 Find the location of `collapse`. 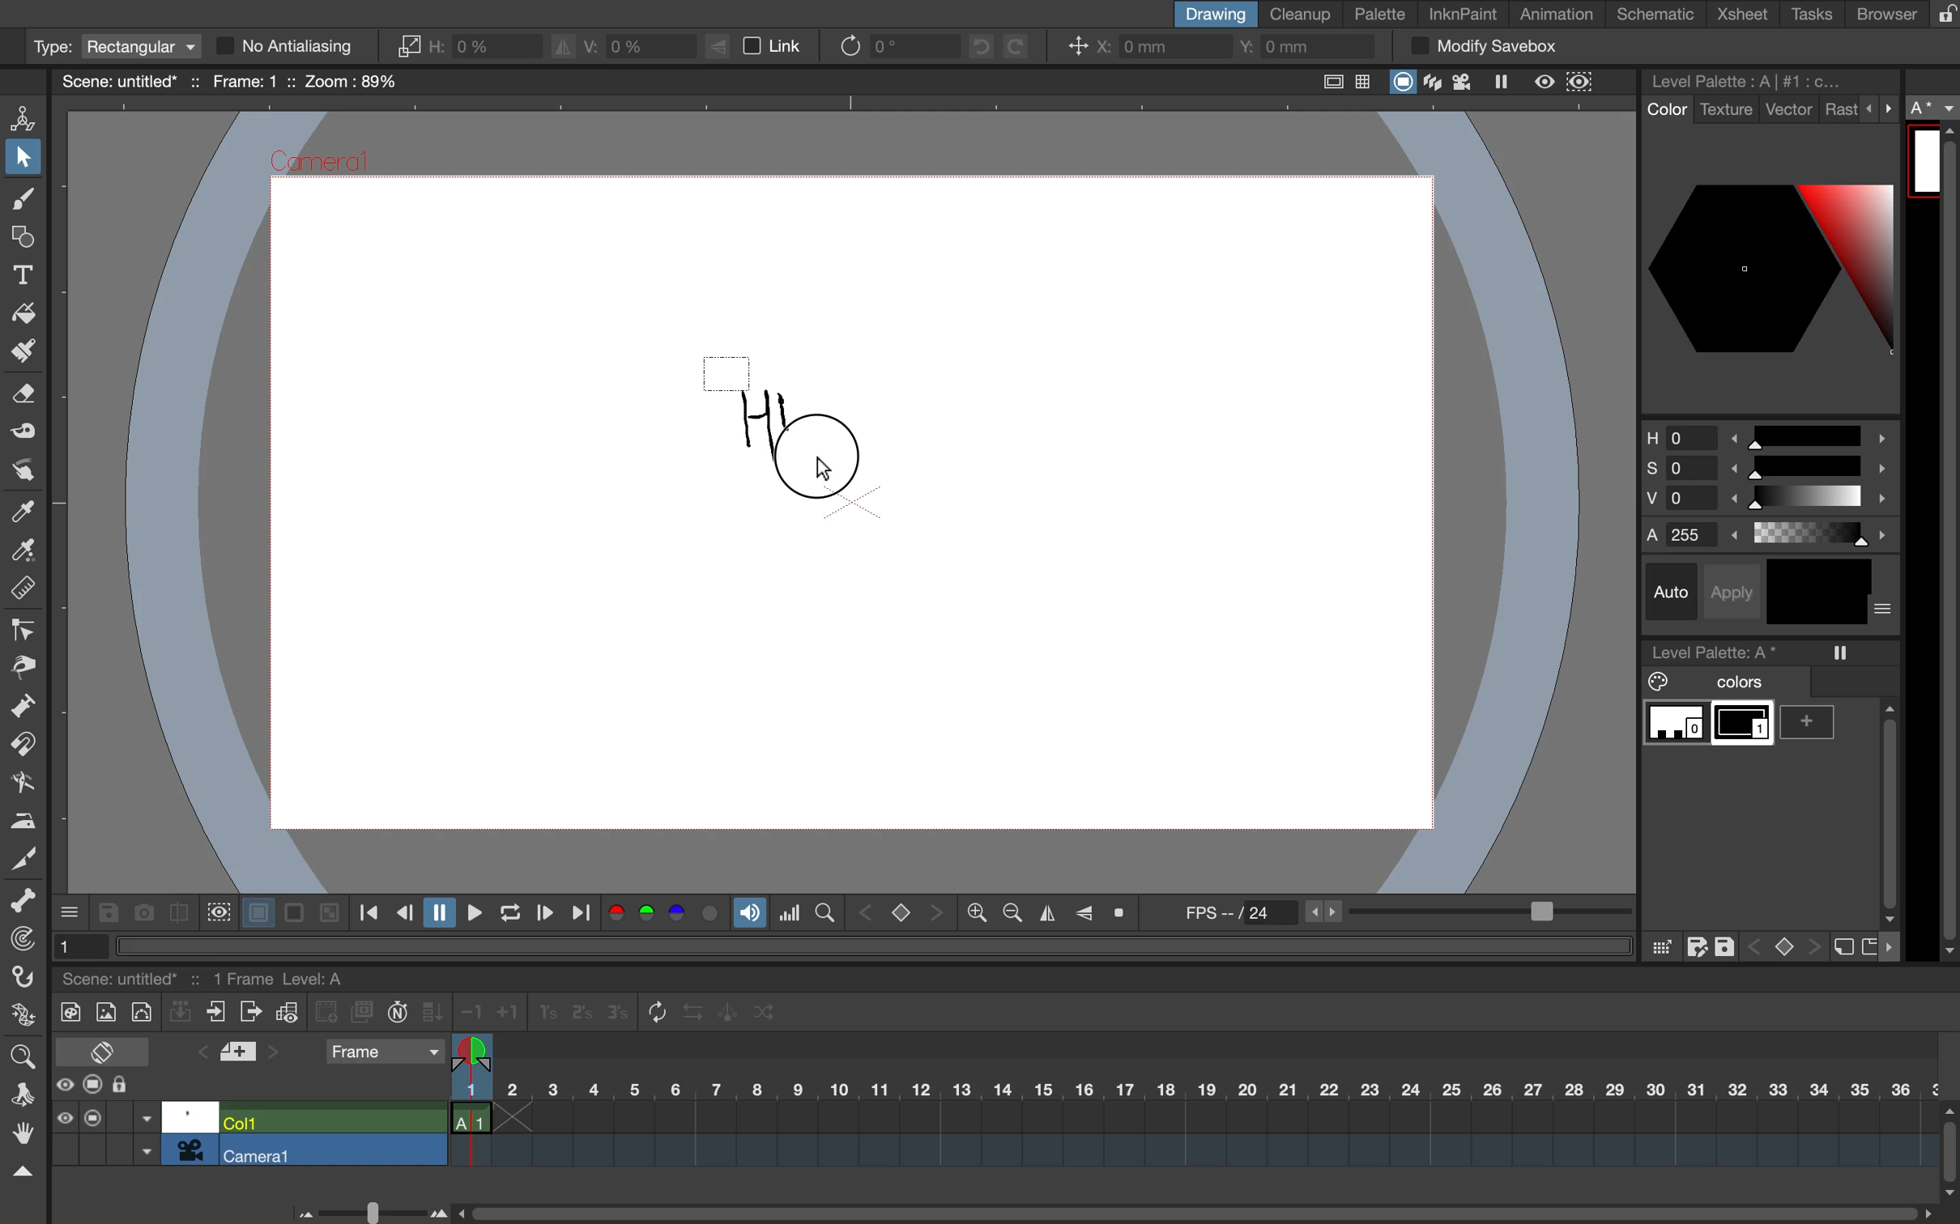

collapse is located at coordinates (181, 1014).